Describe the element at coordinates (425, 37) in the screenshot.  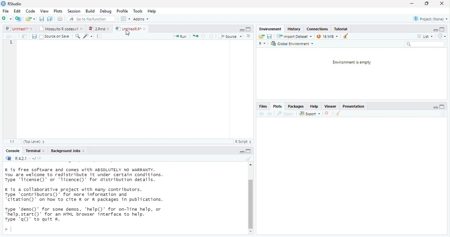
I see `List` at that location.